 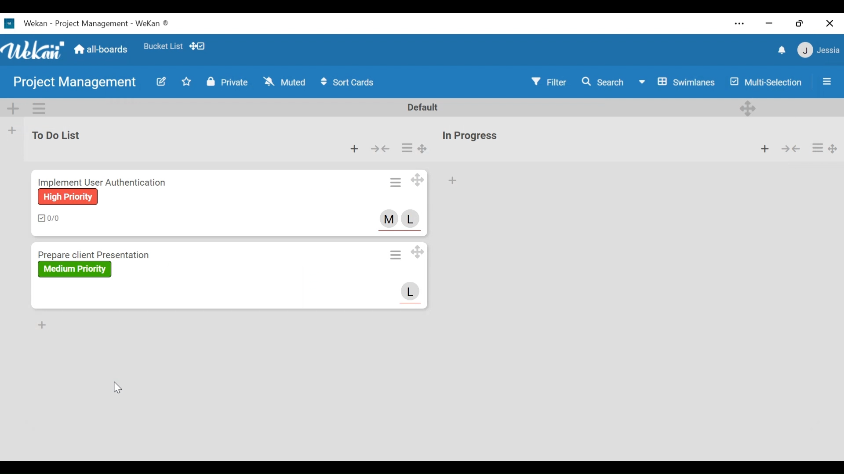 I want to click on Member menu, so click(x=817, y=51).